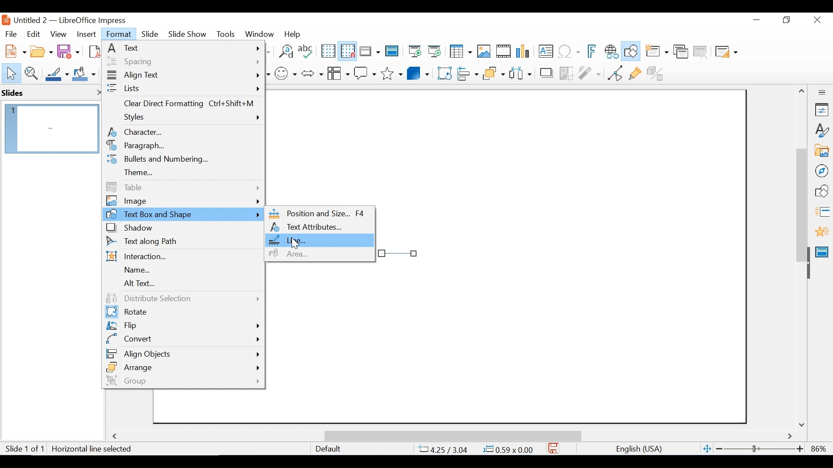  Describe the element at coordinates (816, 20) in the screenshot. I see `Close` at that location.